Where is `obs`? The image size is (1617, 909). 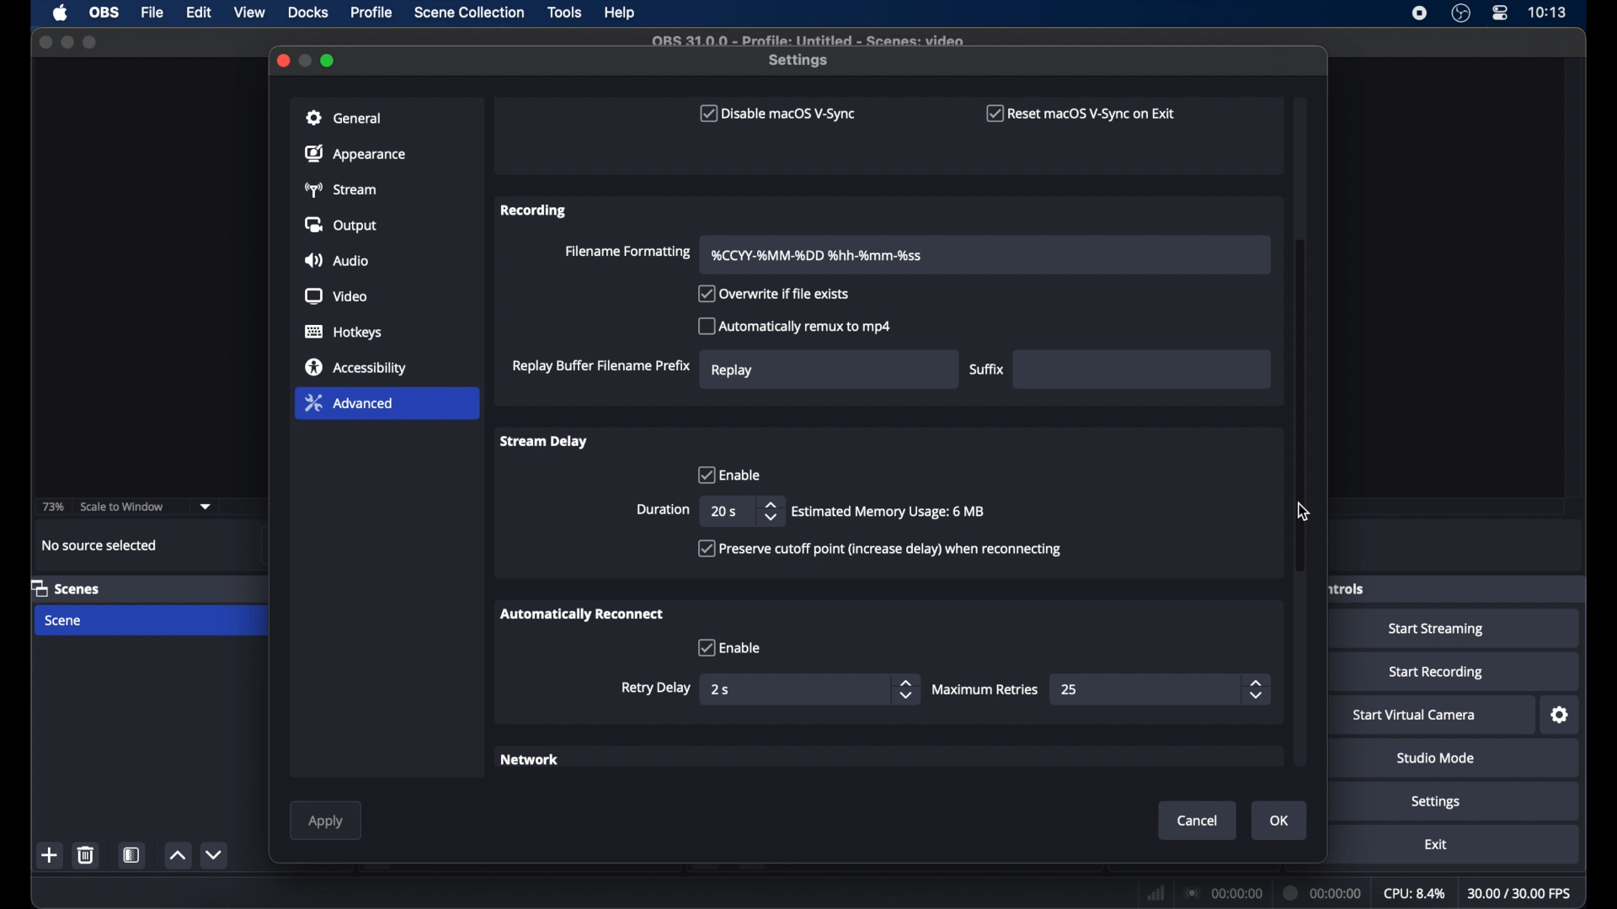
obs is located at coordinates (106, 13).